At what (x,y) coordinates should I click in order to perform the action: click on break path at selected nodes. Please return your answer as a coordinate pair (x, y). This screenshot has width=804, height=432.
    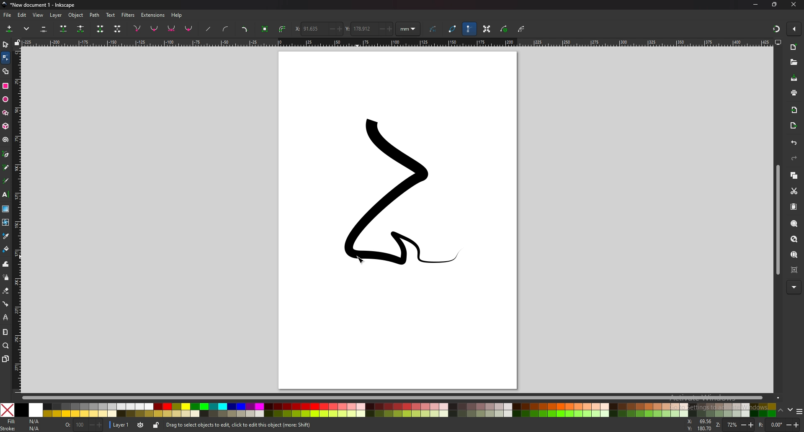
    Looking at the image, I should click on (81, 28).